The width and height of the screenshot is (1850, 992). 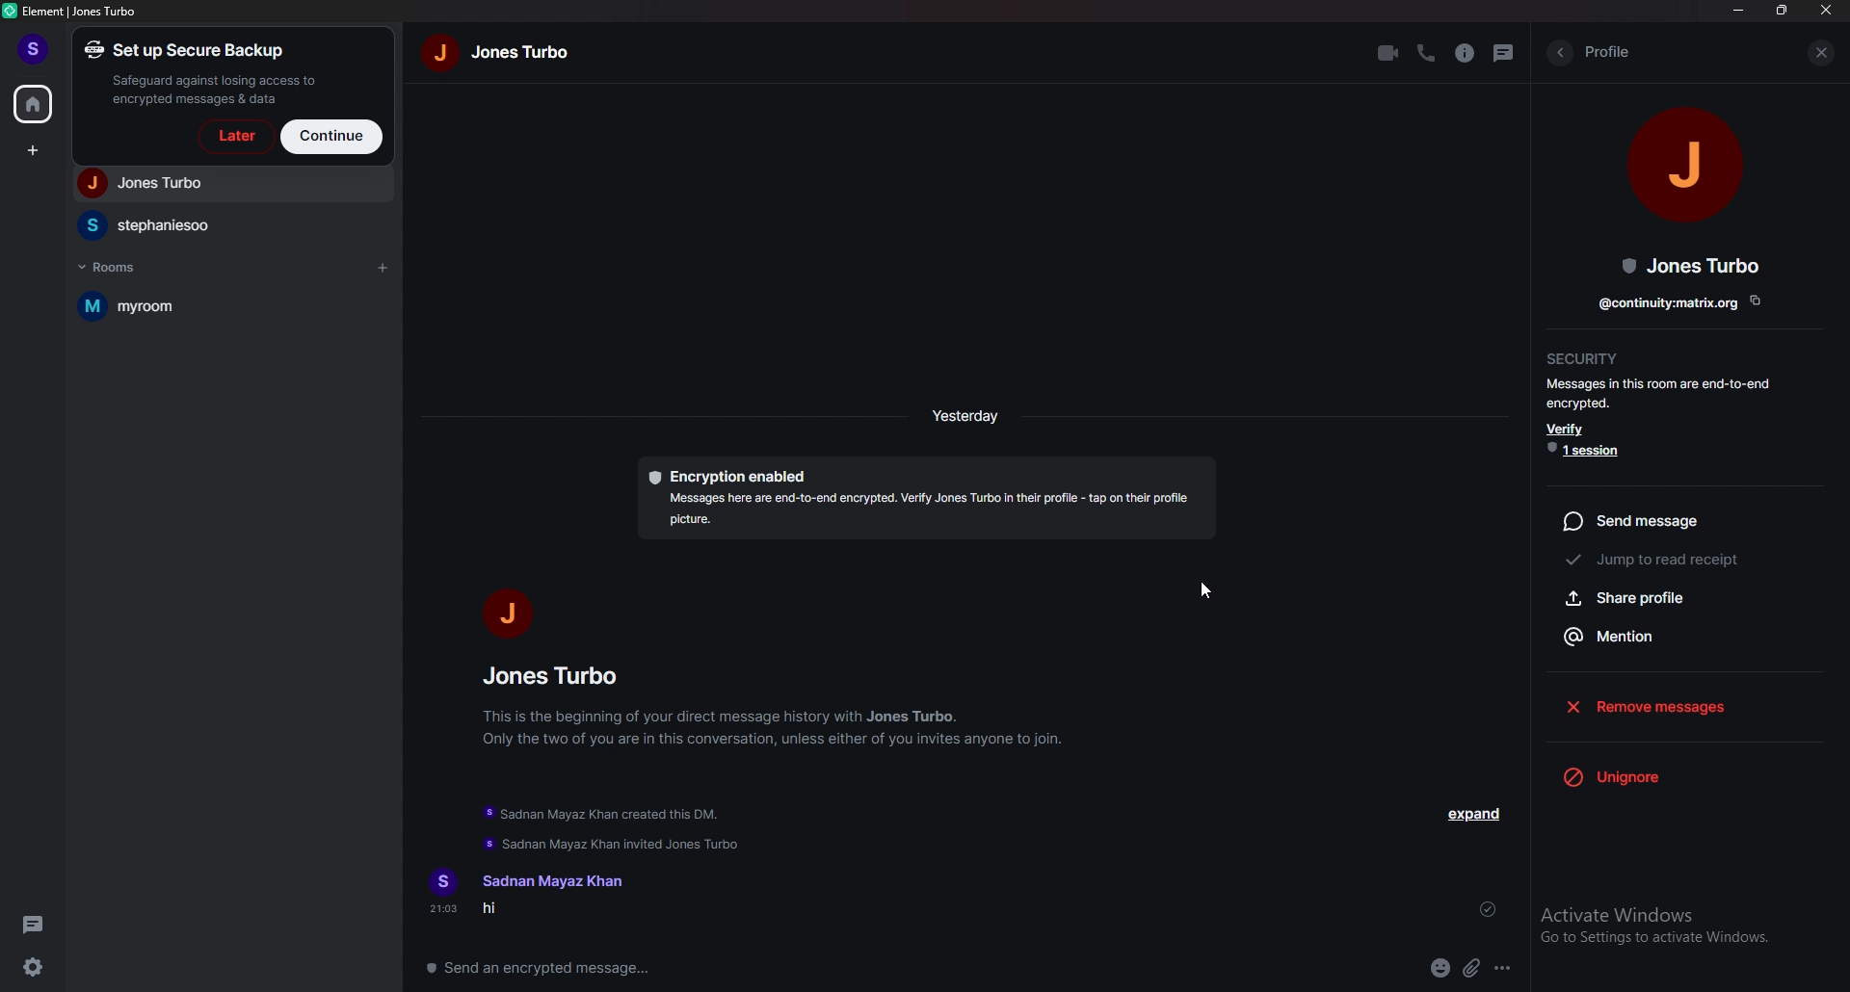 What do you see at coordinates (1476, 814) in the screenshot?
I see `expand` at bounding box center [1476, 814].